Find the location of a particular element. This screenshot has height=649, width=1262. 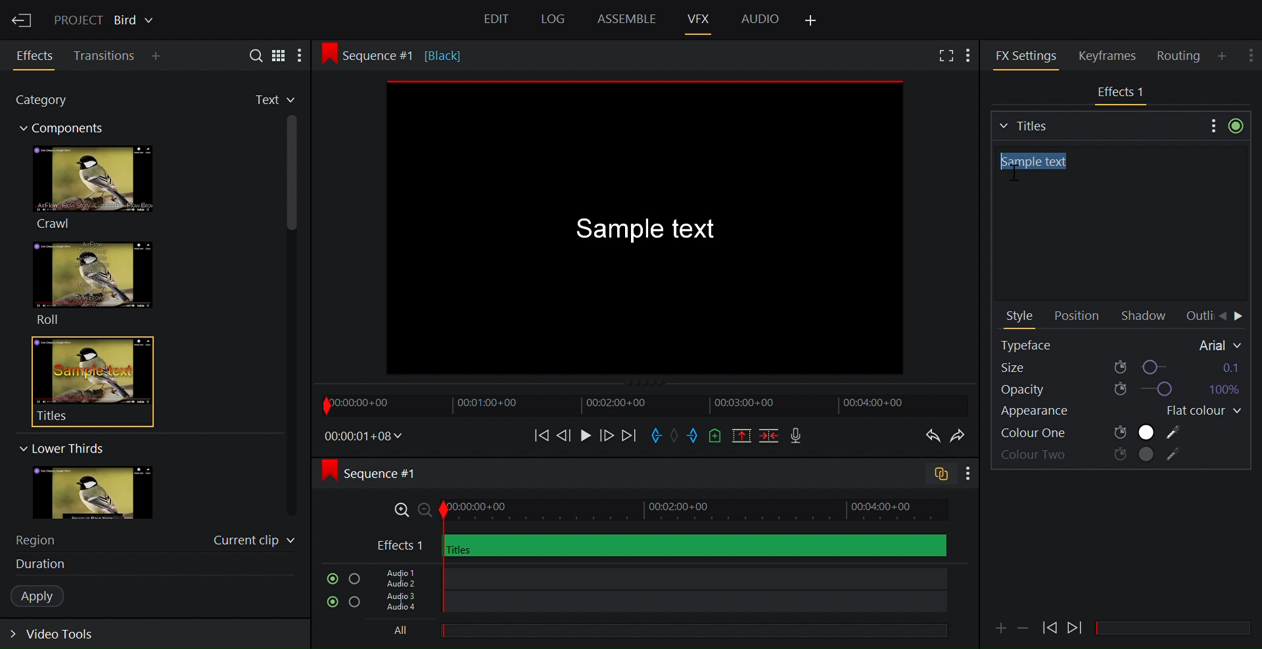

Add Panel is located at coordinates (812, 21).